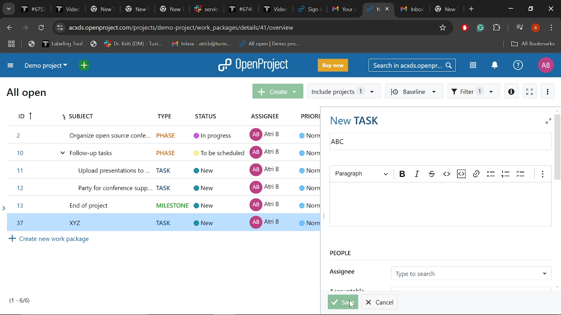 The image size is (561, 315). Describe the element at coordinates (11, 67) in the screenshot. I see `Expand project menu` at that location.